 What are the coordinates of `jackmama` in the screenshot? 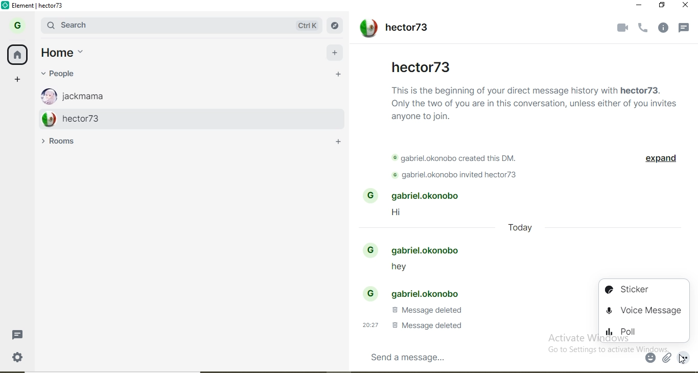 It's located at (176, 94).